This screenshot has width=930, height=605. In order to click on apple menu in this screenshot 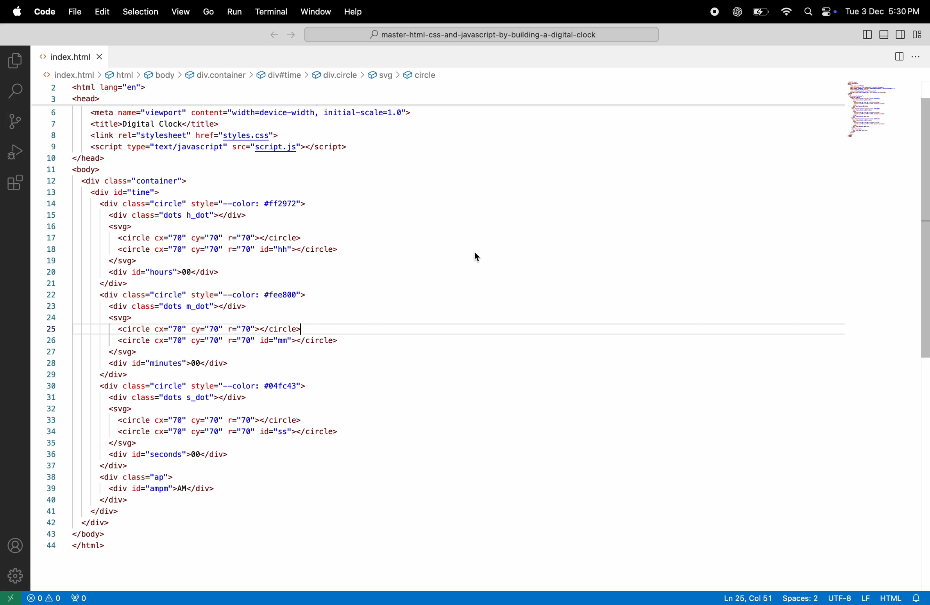, I will do `click(16, 13)`.